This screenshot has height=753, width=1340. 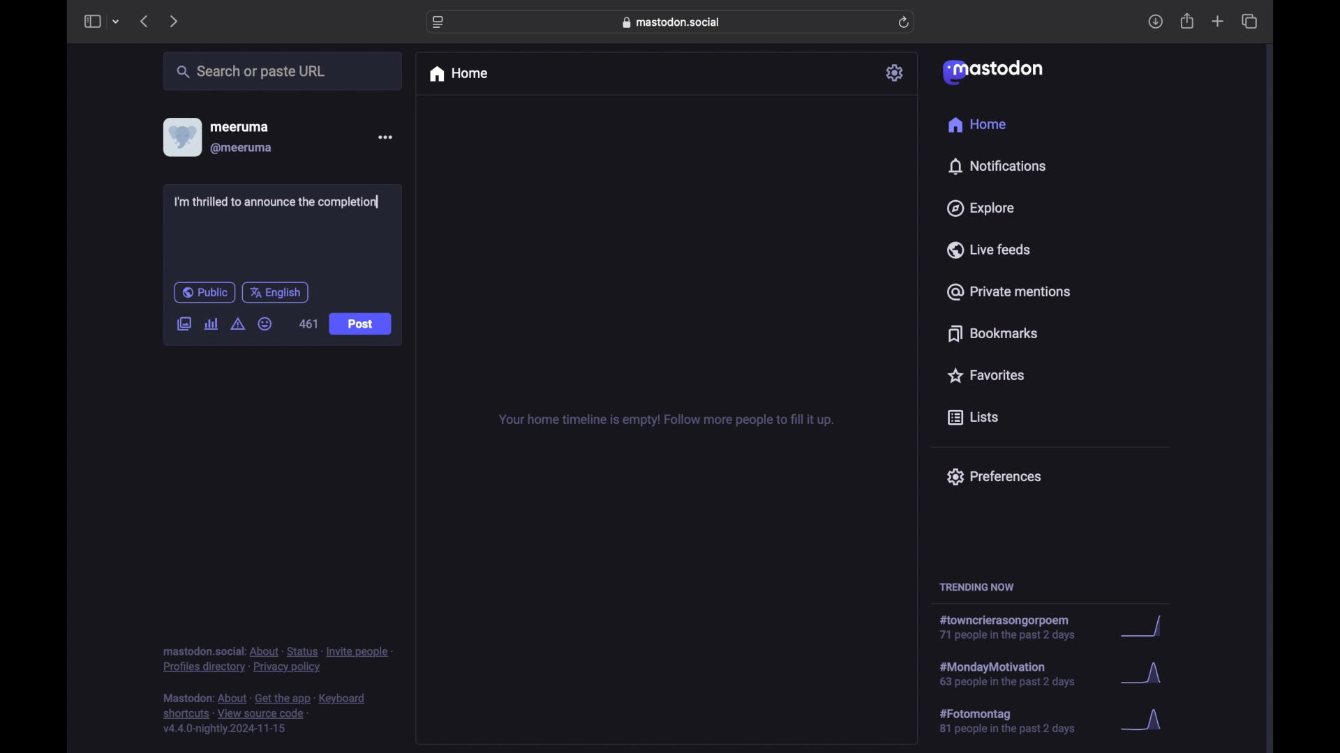 What do you see at coordinates (1008, 291) in the screenshot?
I see `private mentions` at bounding box center [1008, 291].